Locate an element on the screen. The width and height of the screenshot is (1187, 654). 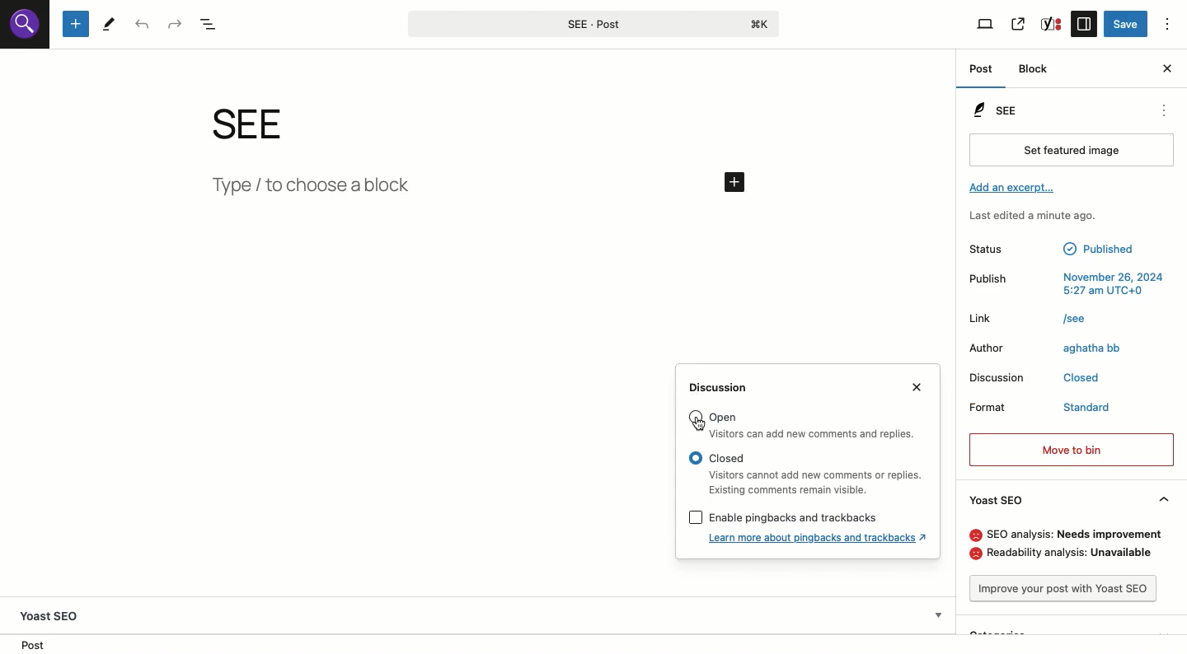
SEE is located at coordinates (1000, 109).